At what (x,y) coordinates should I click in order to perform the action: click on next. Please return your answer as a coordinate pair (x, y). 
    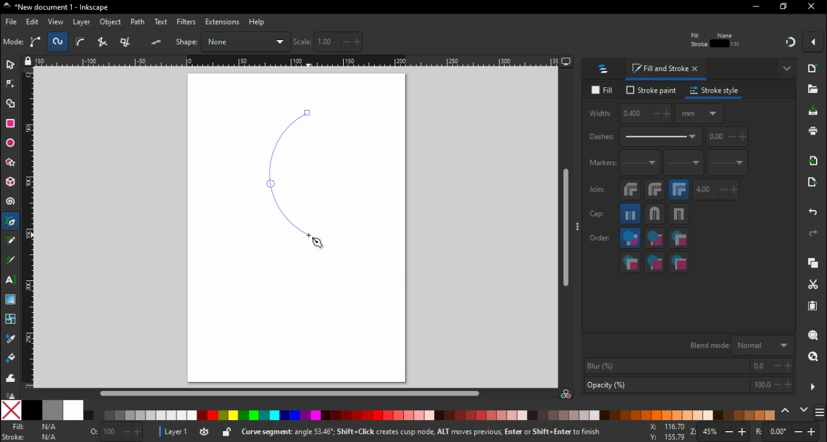
    Looking at the image, I should click on (804, 410).